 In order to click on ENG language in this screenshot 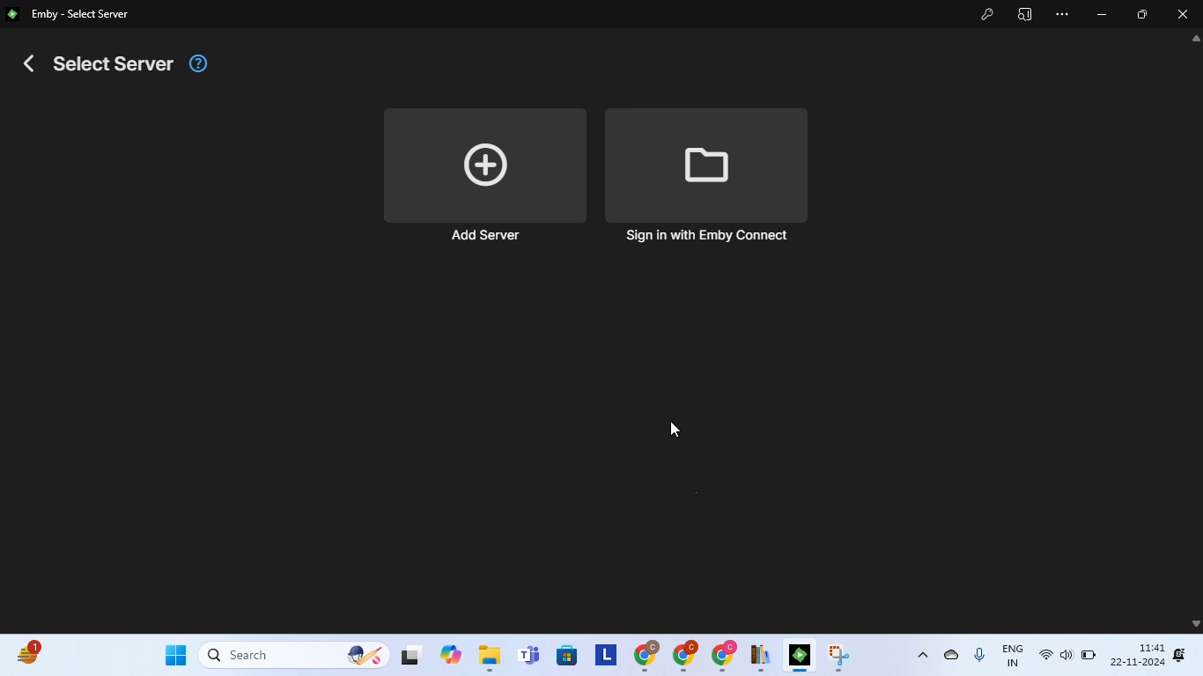, I will do `click(1015, 655)`.